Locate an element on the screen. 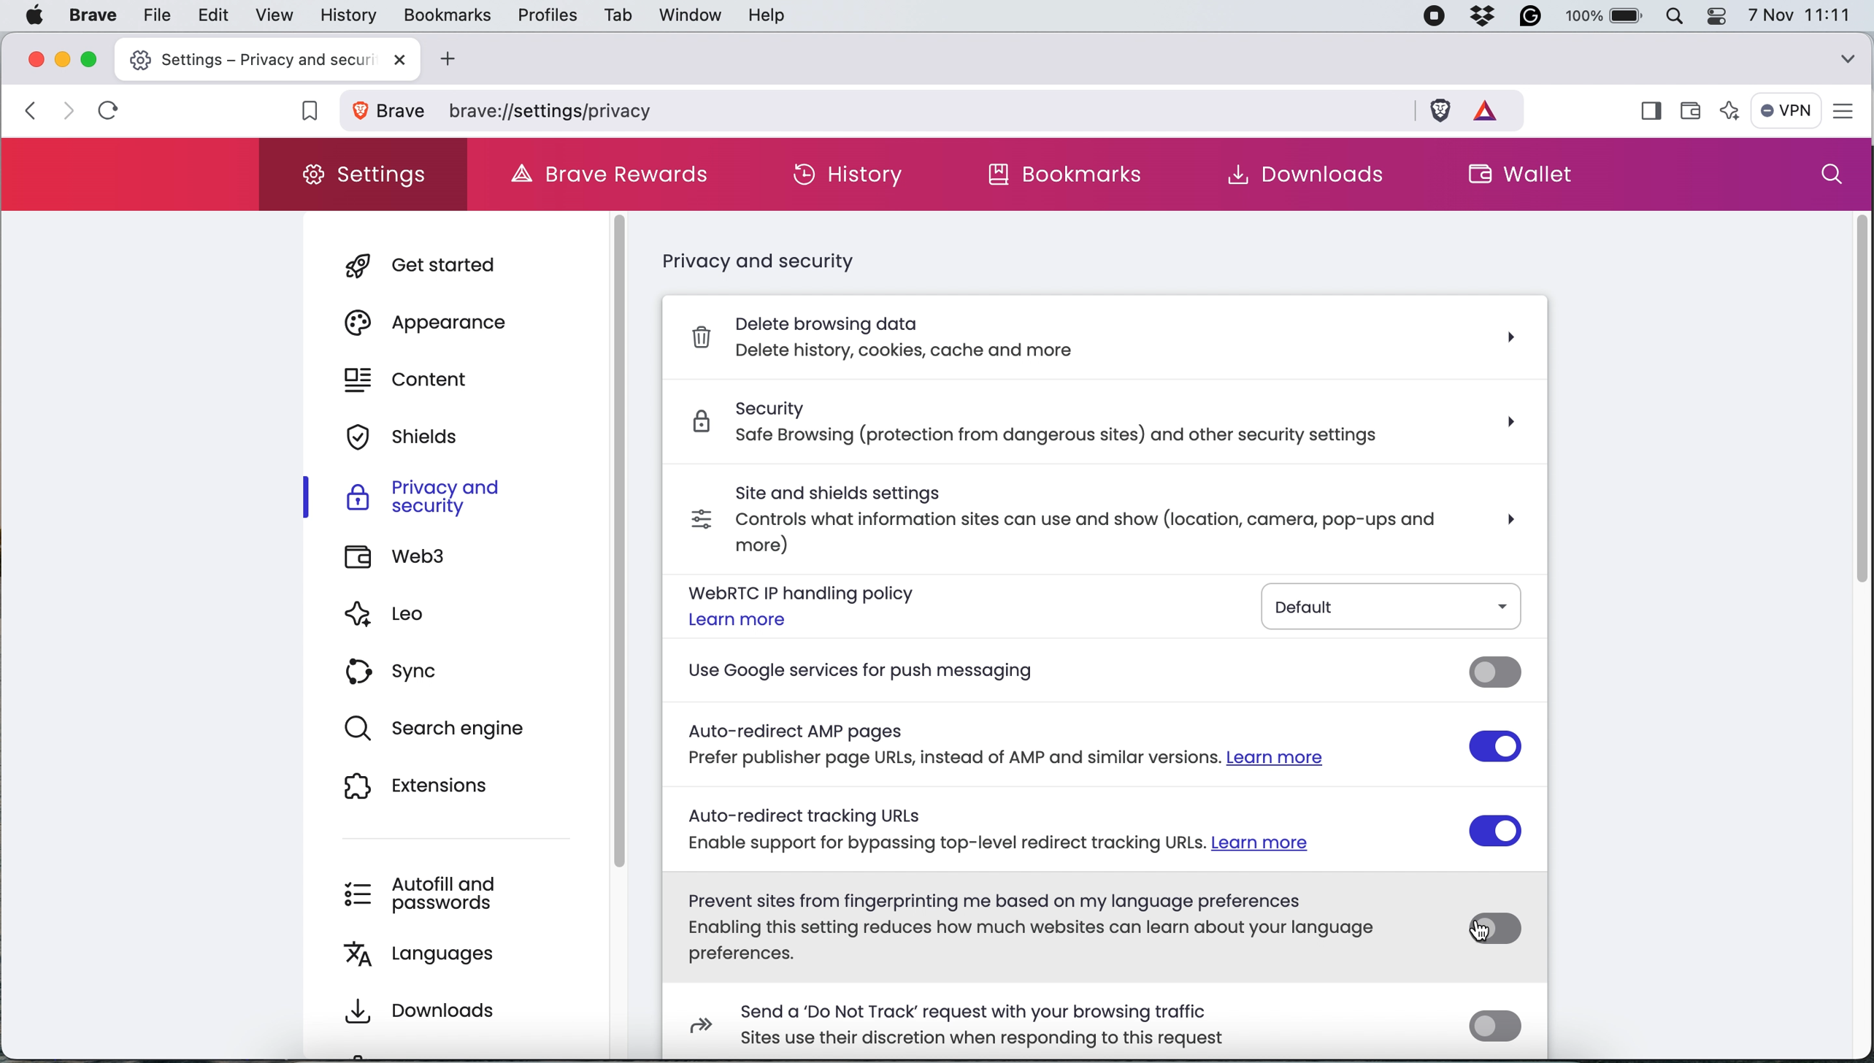 The width and height of the screenshot is (1874, 1063). leo is located at coordinates (410, 618).